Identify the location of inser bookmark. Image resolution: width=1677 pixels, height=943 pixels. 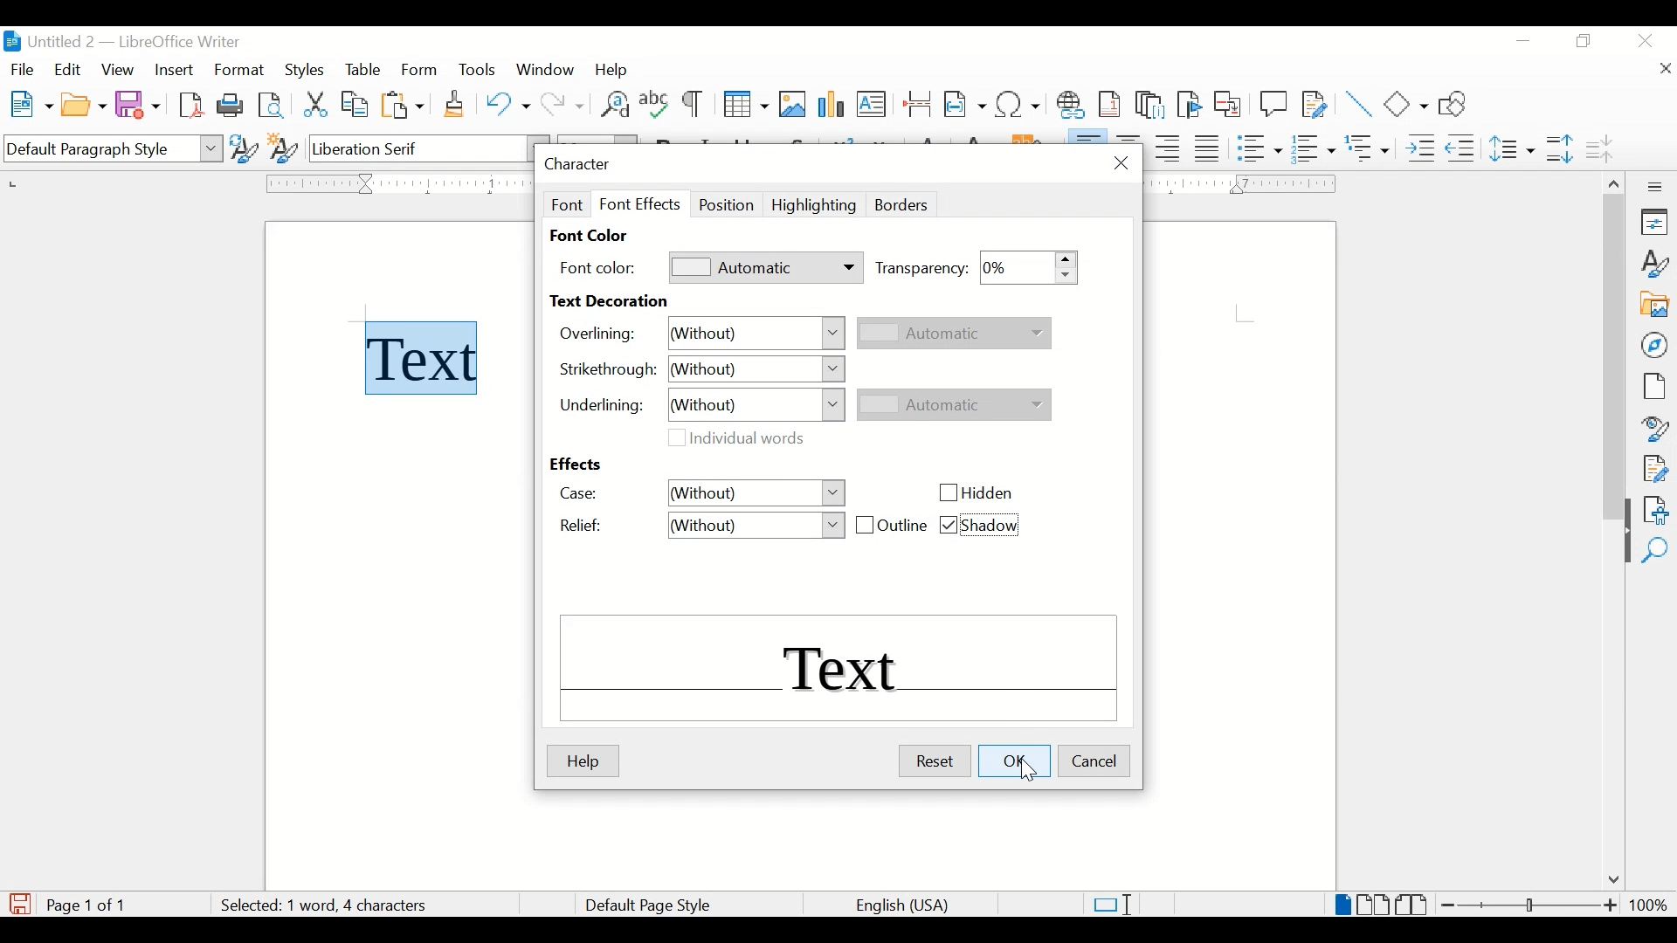
(1189, 105).